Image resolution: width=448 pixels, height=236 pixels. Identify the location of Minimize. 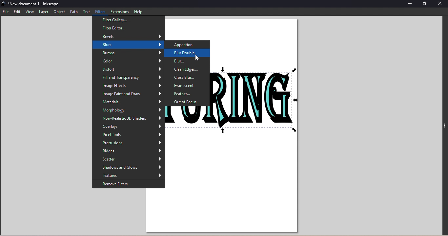
(411, 4).